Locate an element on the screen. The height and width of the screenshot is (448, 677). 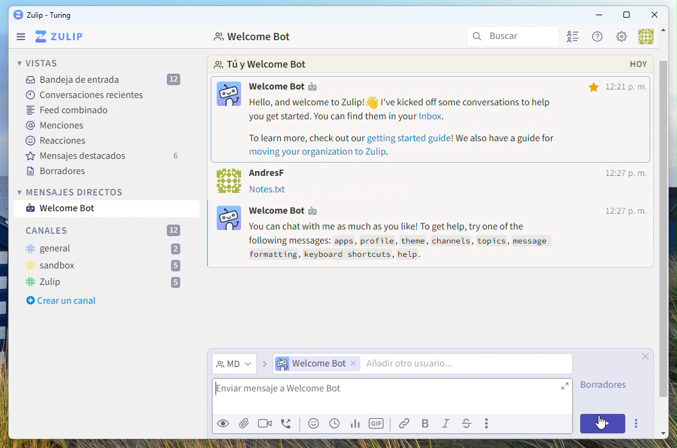
more is located at coordinates (489, 424).